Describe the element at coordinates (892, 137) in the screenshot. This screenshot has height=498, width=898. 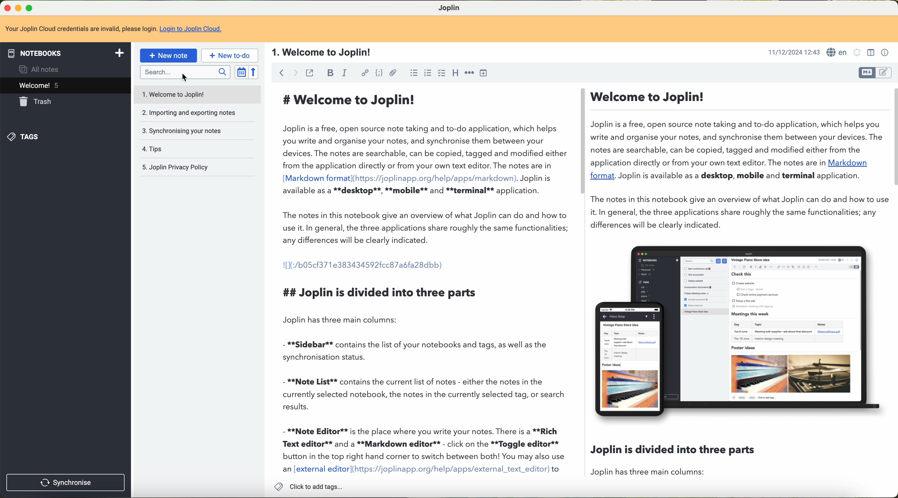
I see `scroll bar` at that location.